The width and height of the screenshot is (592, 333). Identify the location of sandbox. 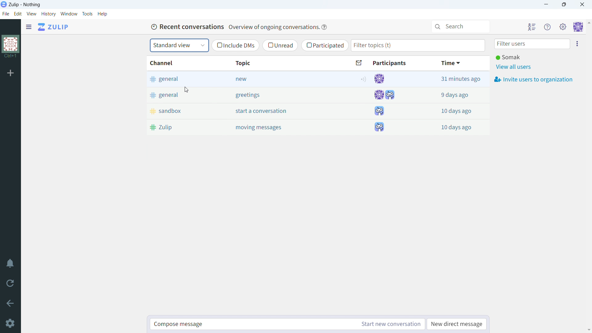
(181, 110).